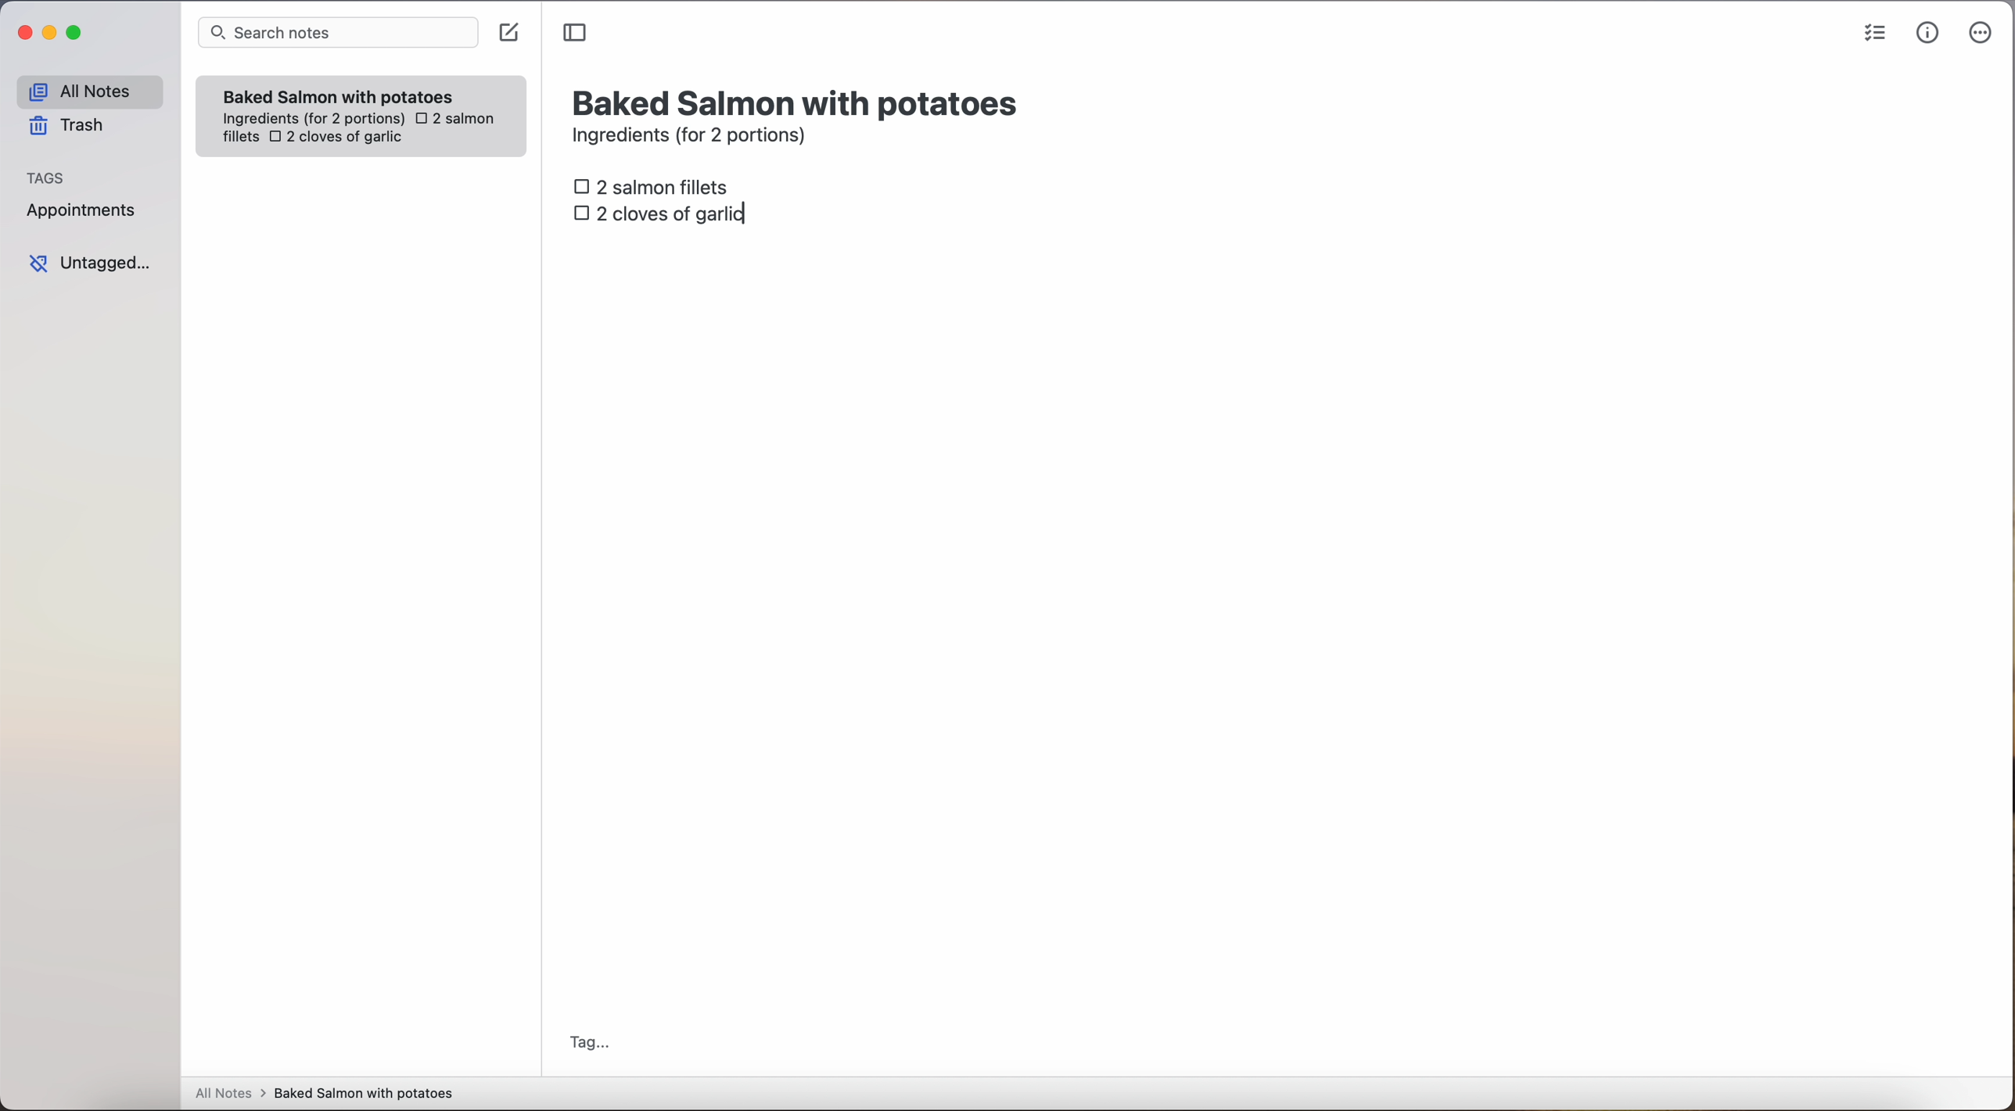 This screenshot has width=2015, height=1111. What do you see at coordinates (339, 94) in the screenshot?
I see `Baked Salmon with potatoes` at bounding box center [339, 94].